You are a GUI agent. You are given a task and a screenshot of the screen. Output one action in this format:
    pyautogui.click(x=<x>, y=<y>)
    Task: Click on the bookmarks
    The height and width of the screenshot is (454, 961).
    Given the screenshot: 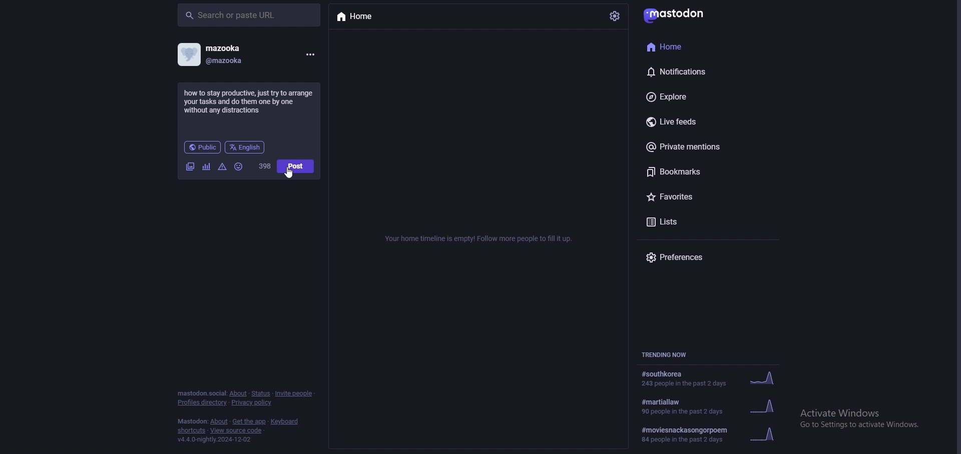 What is the action you would take?
    pyautogui.click(x=700, y=171)
    